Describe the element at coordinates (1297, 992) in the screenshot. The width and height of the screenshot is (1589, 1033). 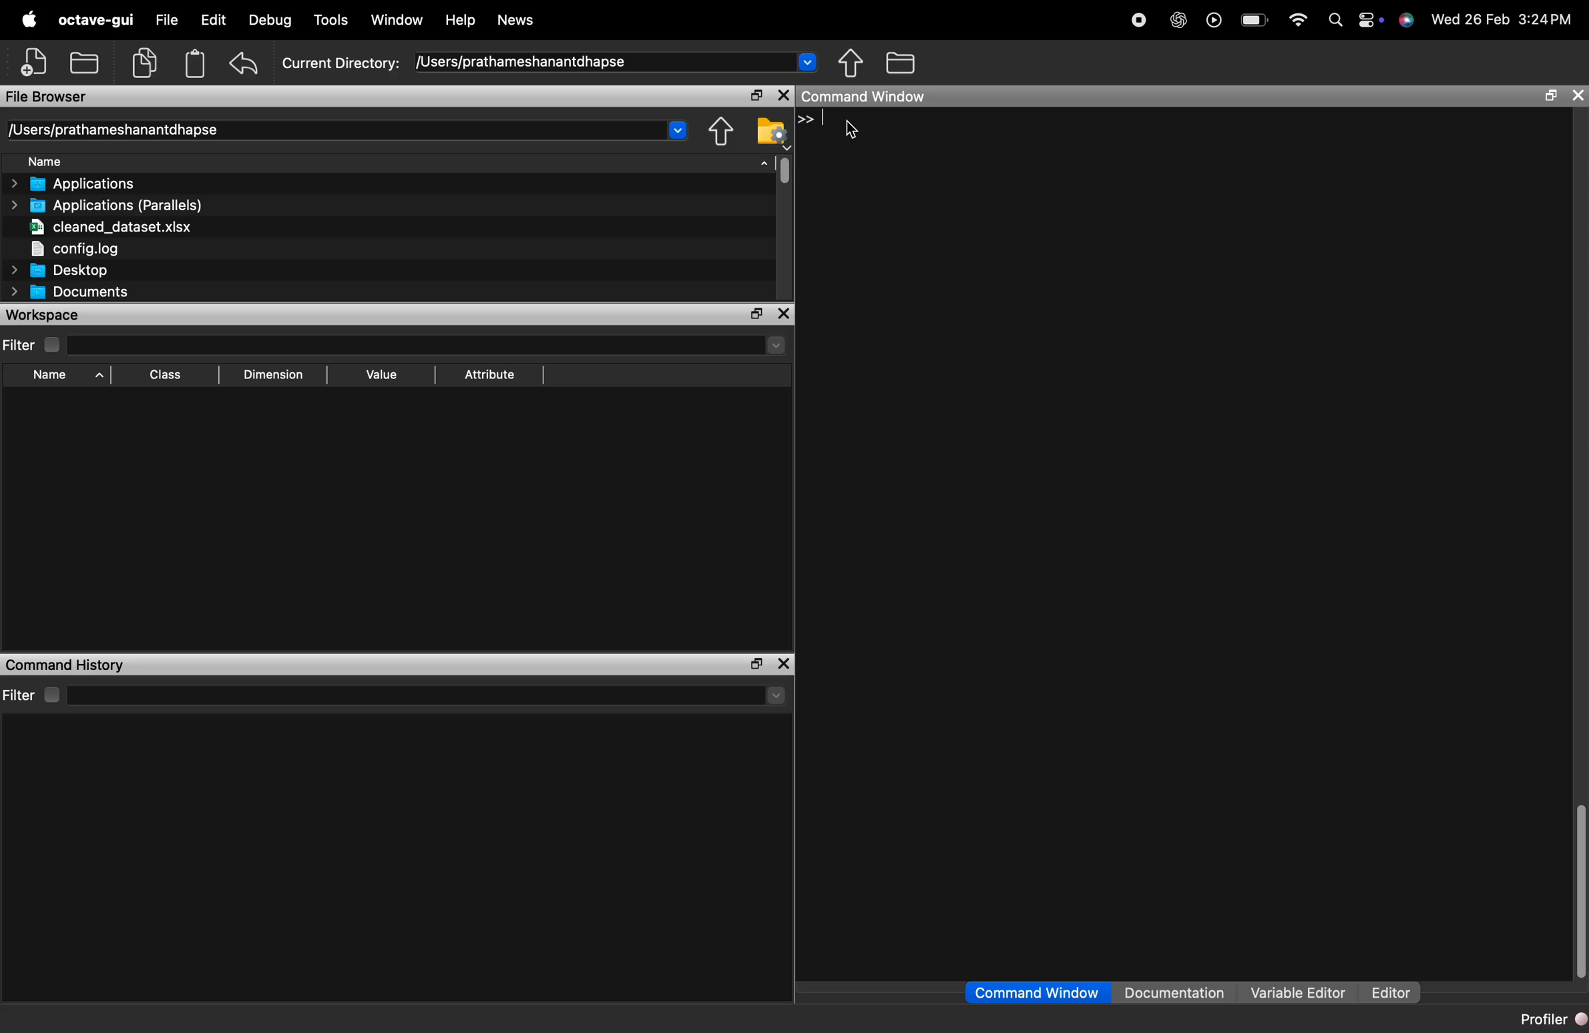
I see `Variable Editor` at that location.